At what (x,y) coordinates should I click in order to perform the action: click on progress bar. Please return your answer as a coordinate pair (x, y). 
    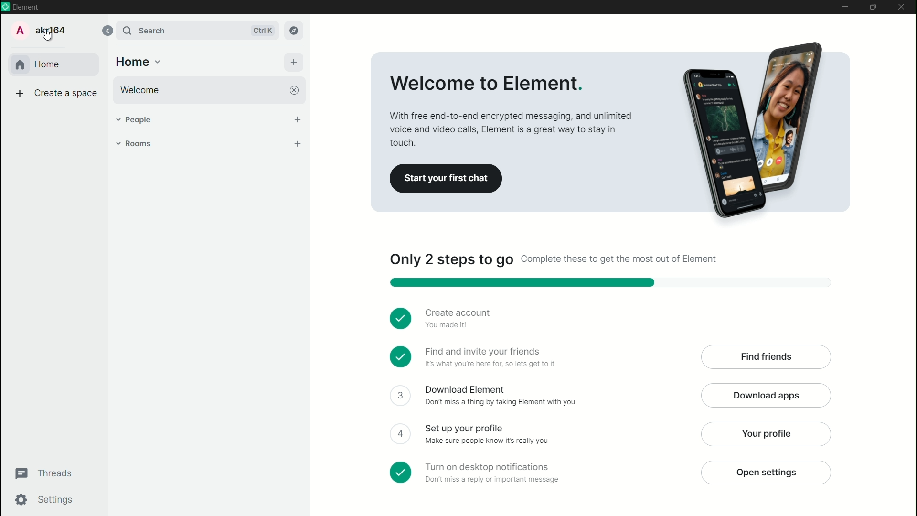
    Looking at the image, I should click on (610, 283).